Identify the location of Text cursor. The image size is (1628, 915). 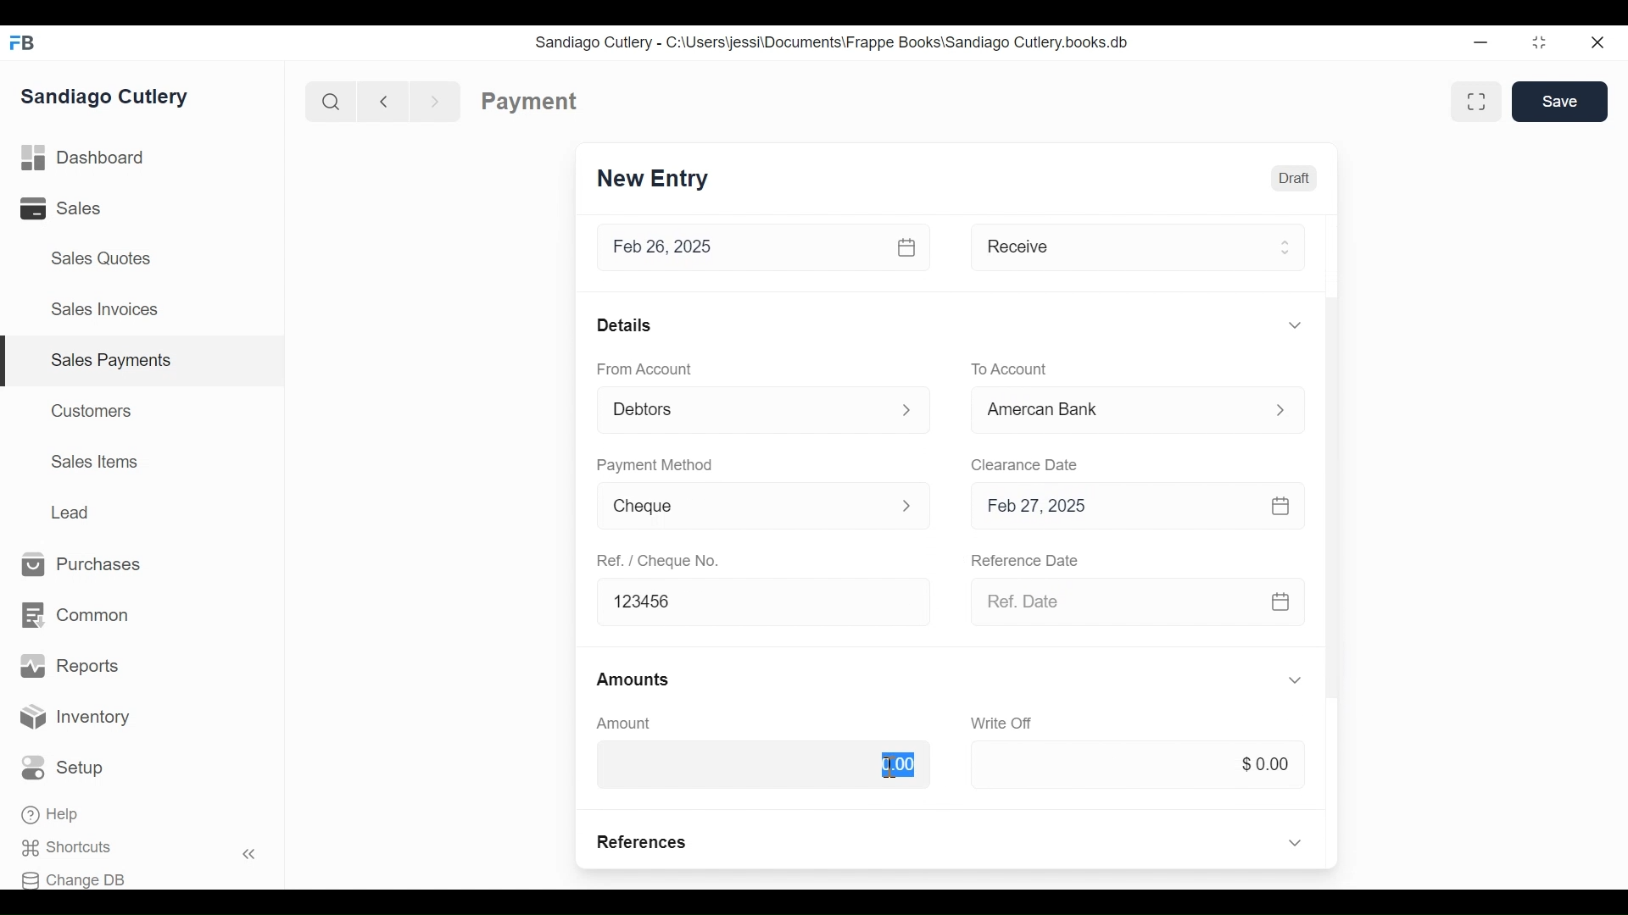
(889, 767).